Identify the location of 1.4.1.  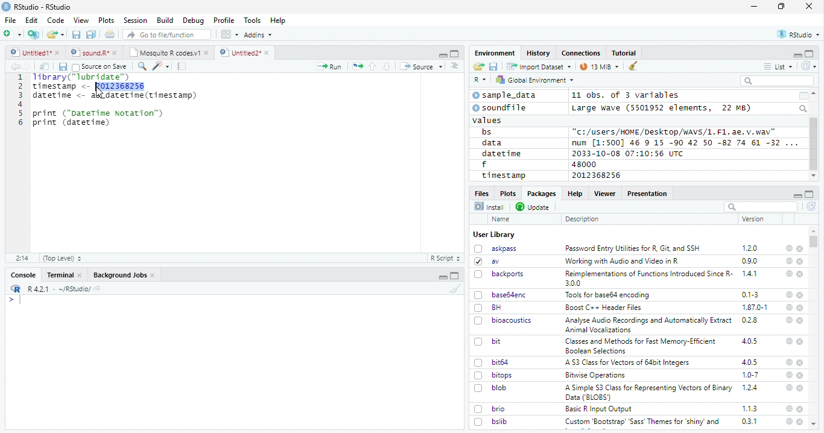
(750, 273).